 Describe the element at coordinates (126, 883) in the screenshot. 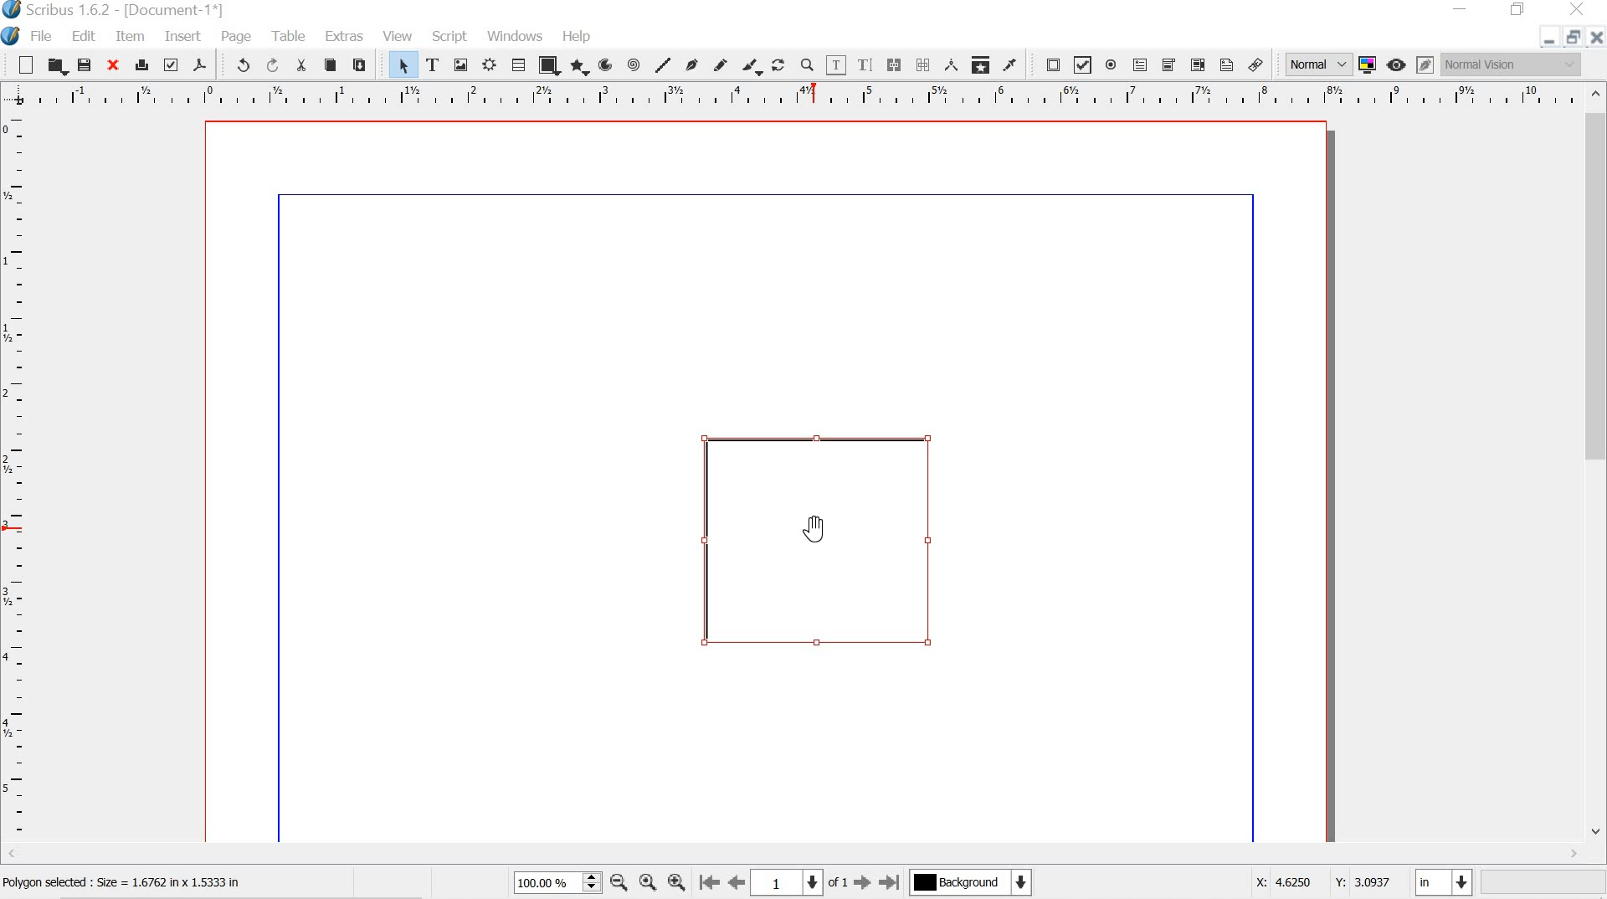

I see `Polygon selected : Size = 1.6762 in x 1.5333 in` at that location.